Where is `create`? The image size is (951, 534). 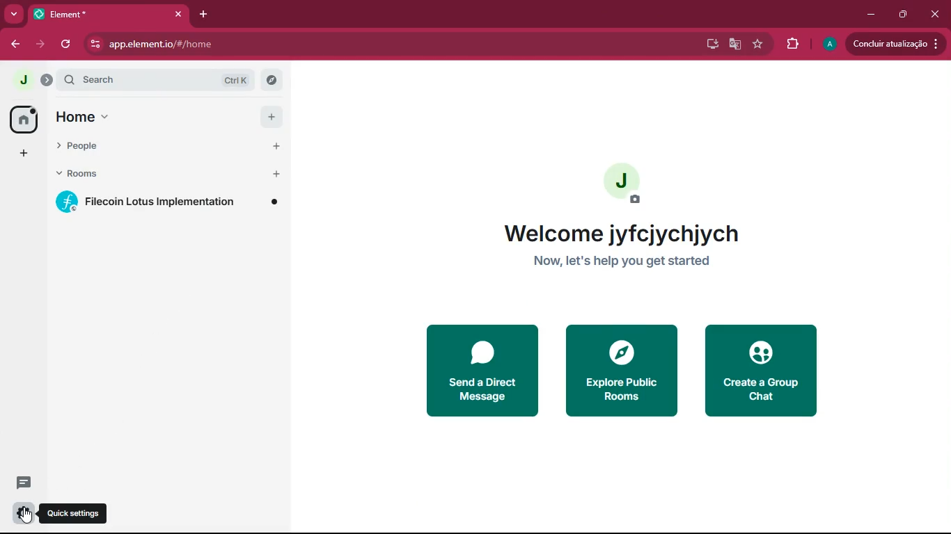 create is located at coordinates (764, 374).